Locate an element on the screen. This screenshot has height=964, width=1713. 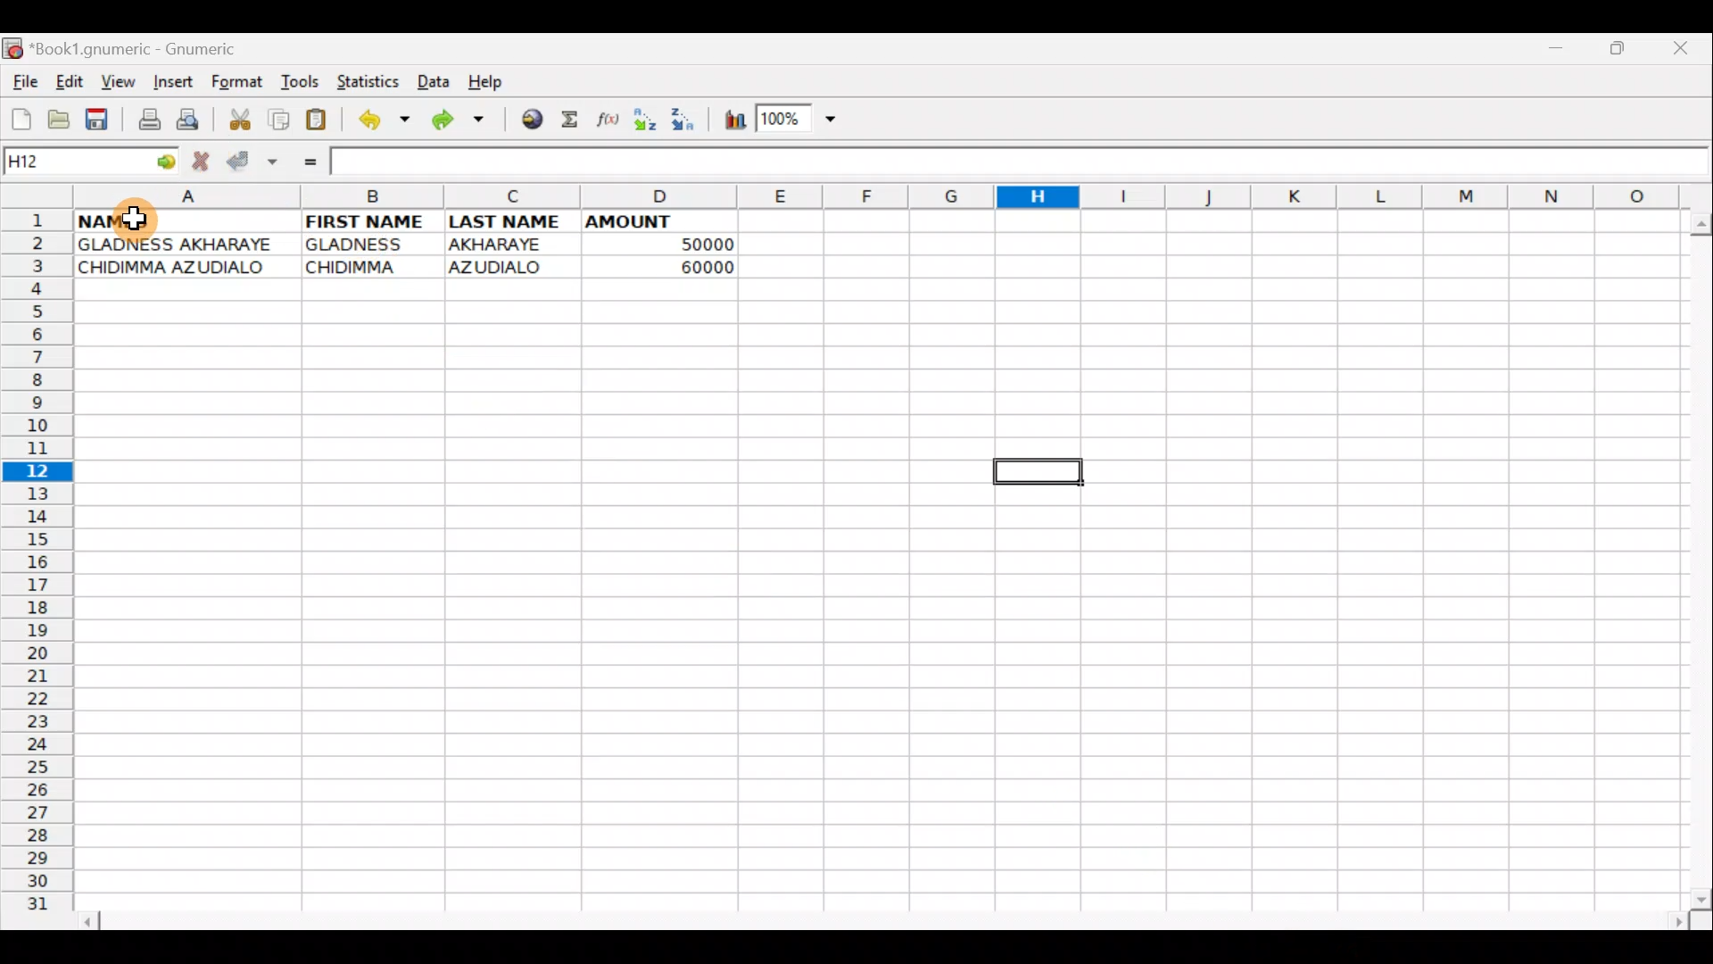
50000 is located at coordinates (680, 245).